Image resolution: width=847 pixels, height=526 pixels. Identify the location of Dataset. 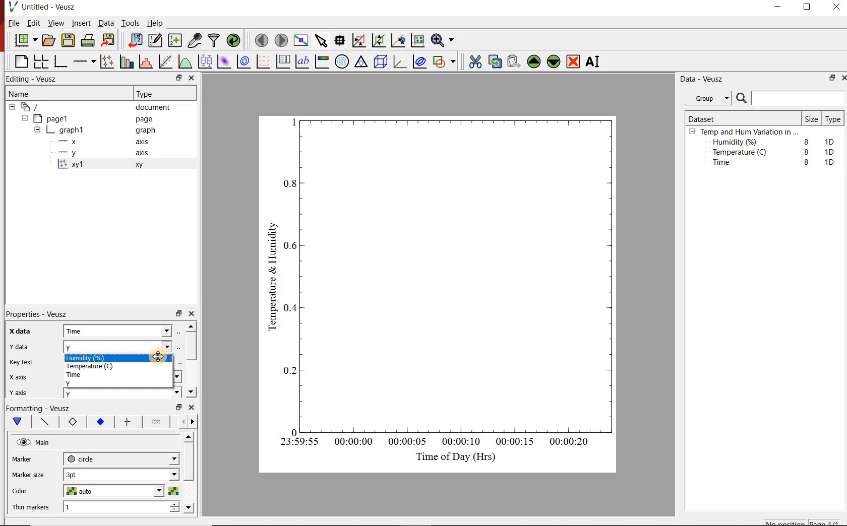
(706, 117).